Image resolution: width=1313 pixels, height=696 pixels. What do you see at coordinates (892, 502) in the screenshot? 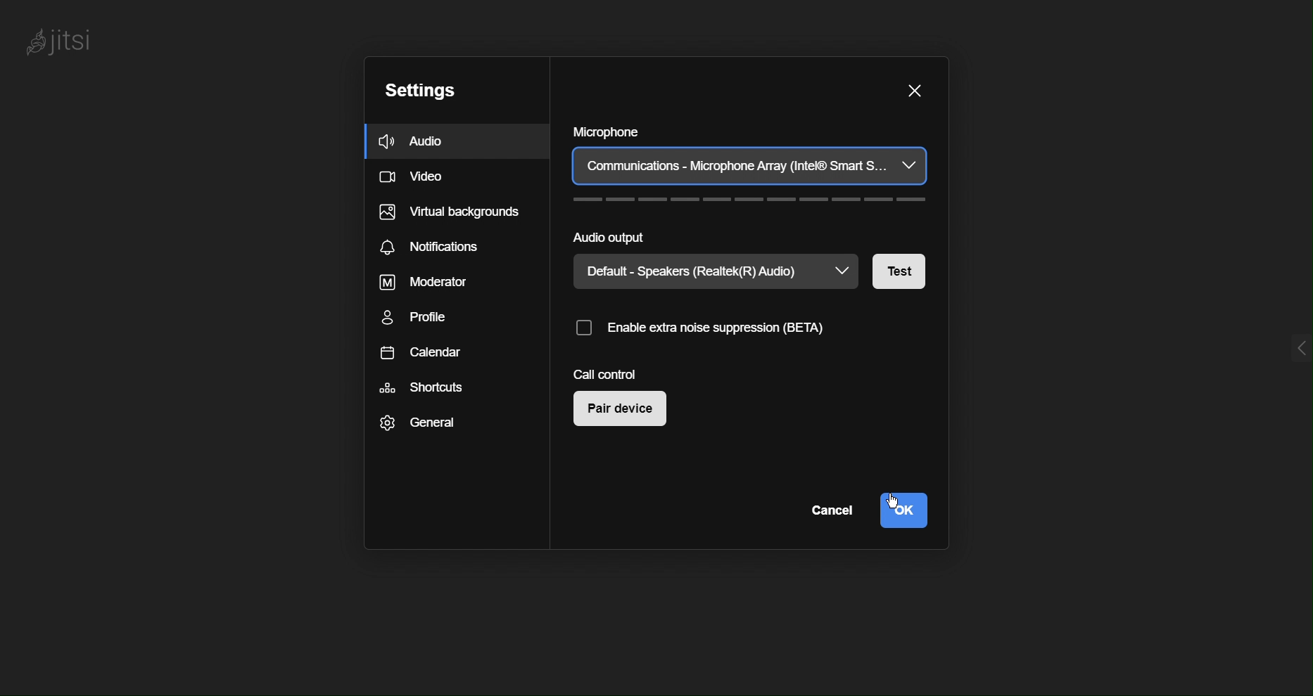
I see `Cursor` at bounding box center [892, 502].